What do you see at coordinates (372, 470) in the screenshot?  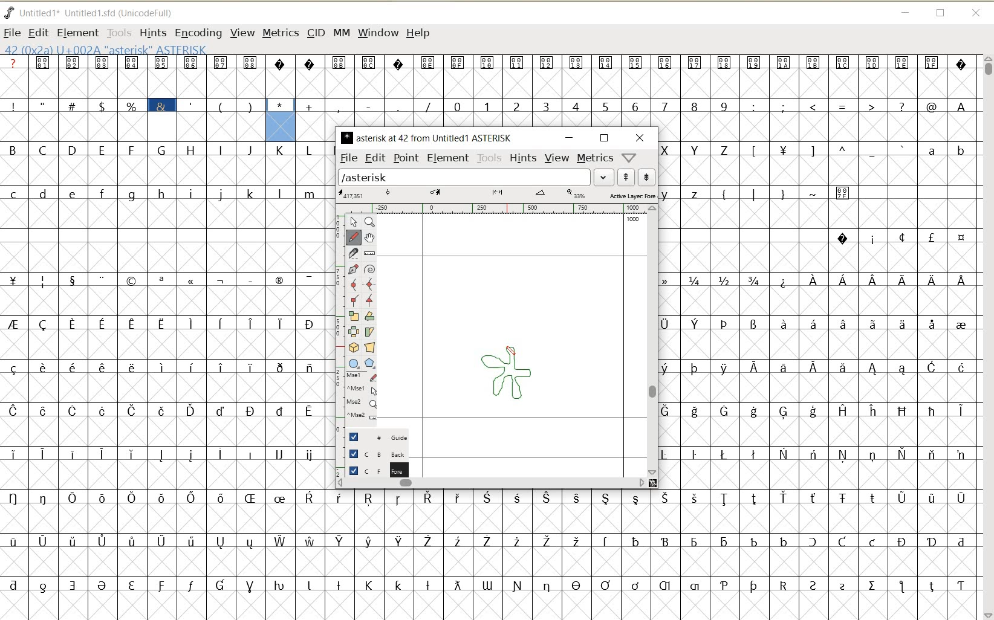 I see `FOREGROUND` at bounding box center [372, 470].